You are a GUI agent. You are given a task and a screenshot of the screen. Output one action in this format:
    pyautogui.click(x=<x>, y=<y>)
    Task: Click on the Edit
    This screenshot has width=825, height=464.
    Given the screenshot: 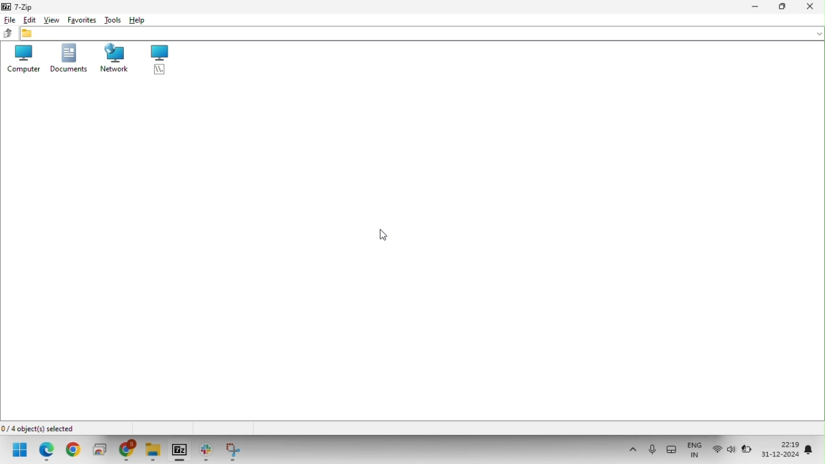 What is the action you would take?
    pyautogui.click(x=30, y=19)
    